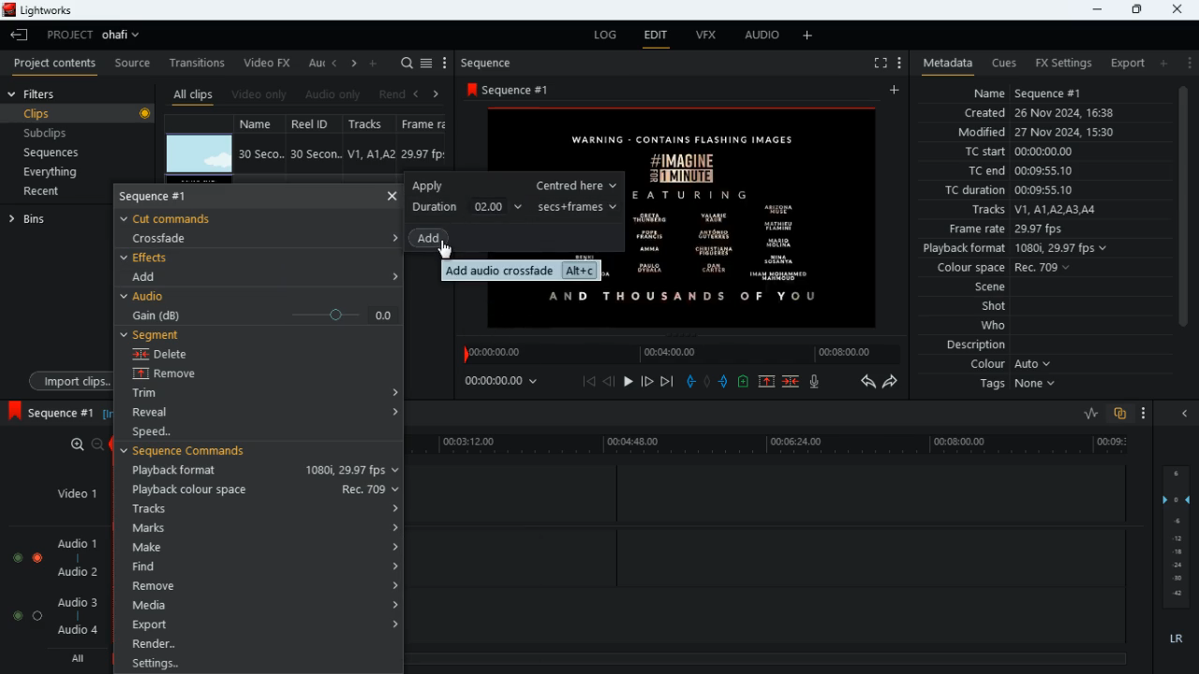 This screenshot has height=674, width=1199. Describe the element at coordinates (767, 657) in the screenshot. I see `timeline` at that location.